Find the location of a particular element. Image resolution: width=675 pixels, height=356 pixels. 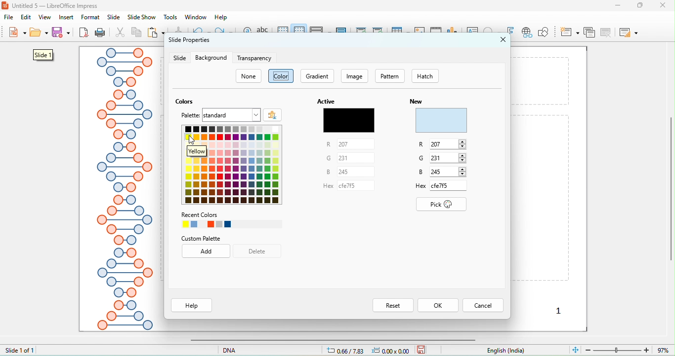

open is located at coordinates (39, 34).